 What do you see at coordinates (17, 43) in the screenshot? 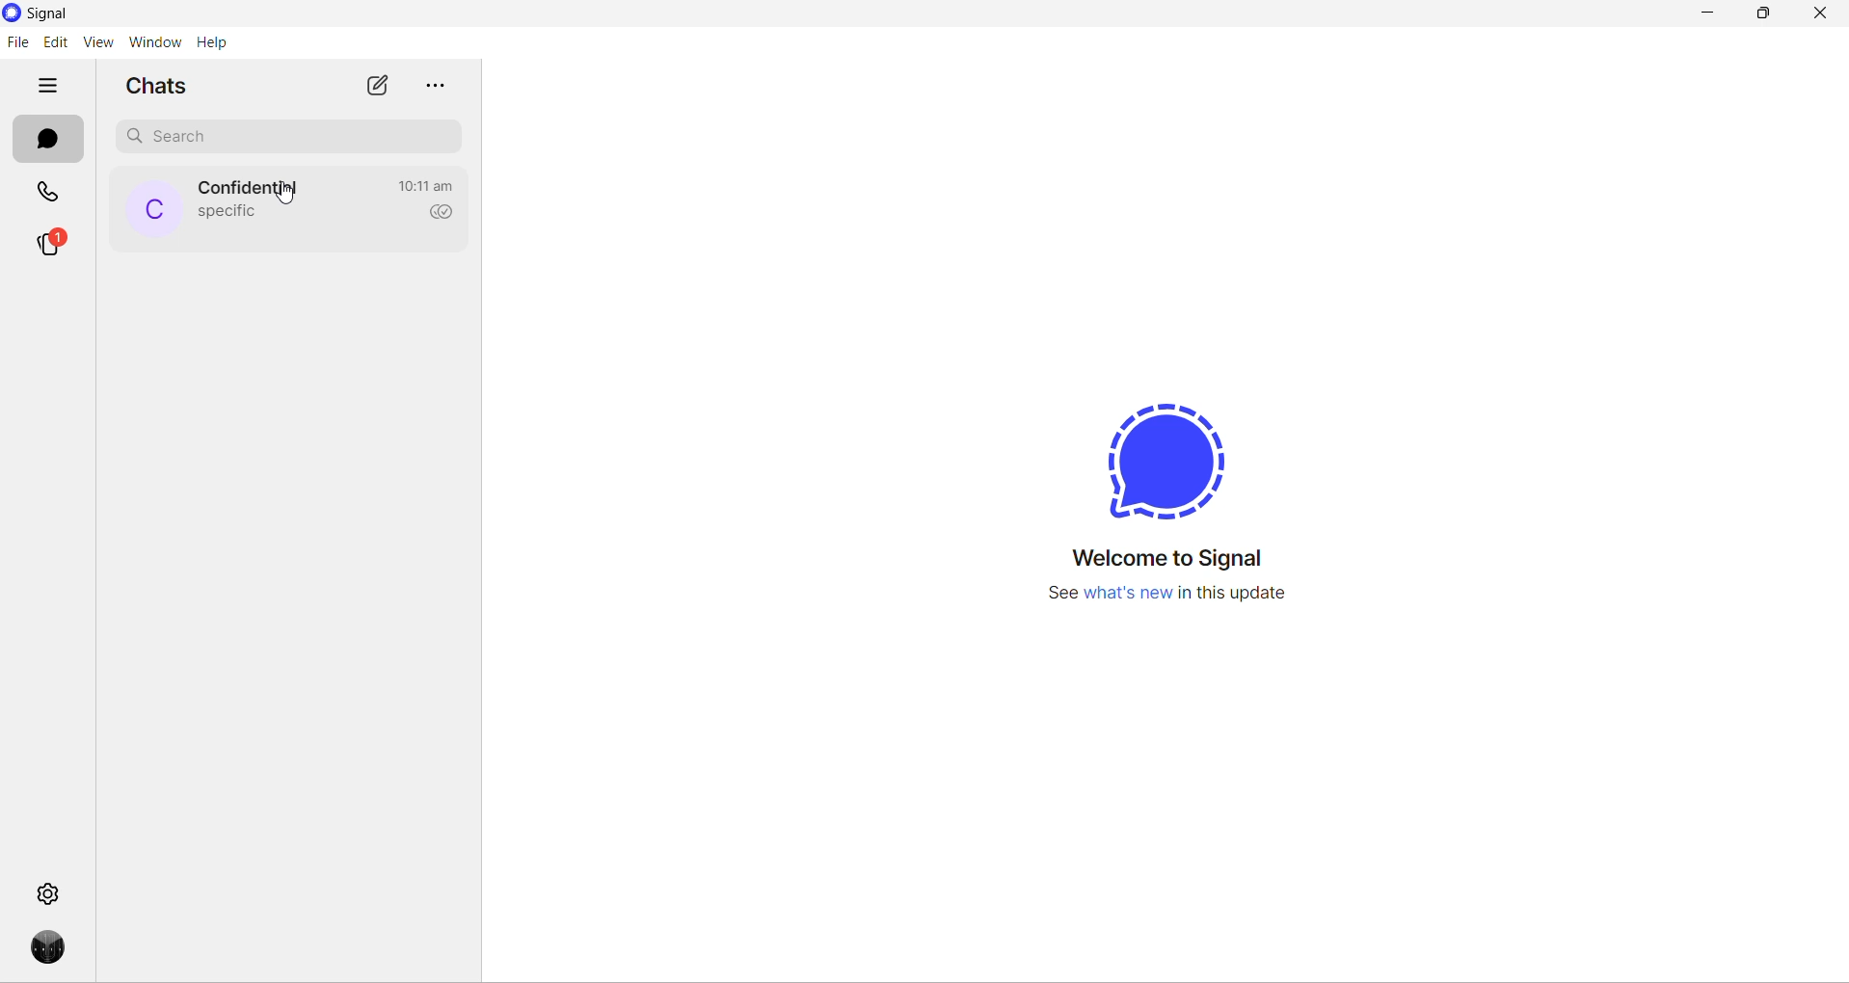
I see `file` at bounding box center [17, 43].